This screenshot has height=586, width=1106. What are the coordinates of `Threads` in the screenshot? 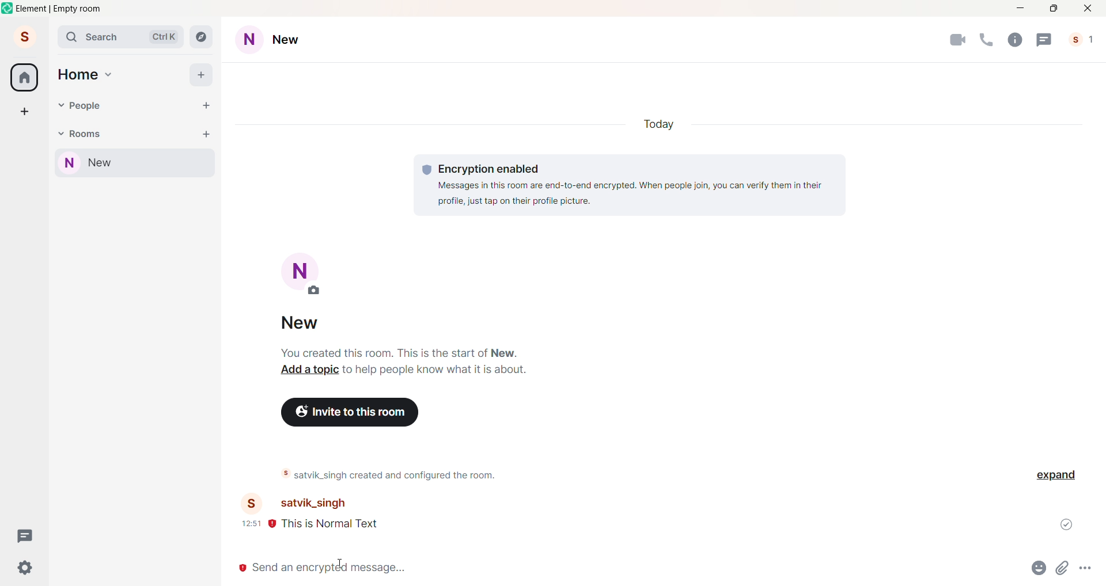 It's located at (26, 535).